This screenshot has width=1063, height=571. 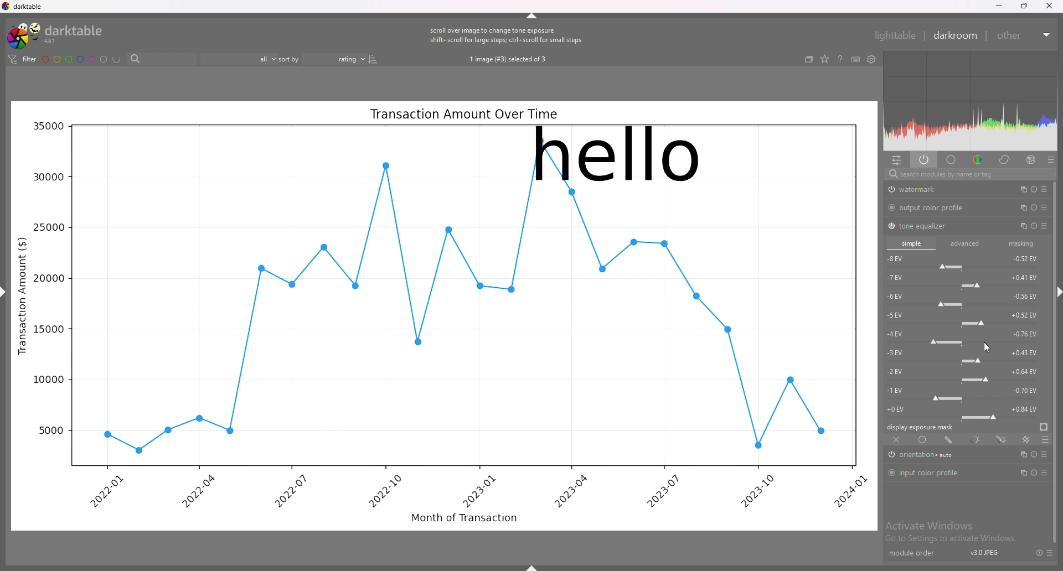 I want to click on 25000, so click(x=48, y=226).